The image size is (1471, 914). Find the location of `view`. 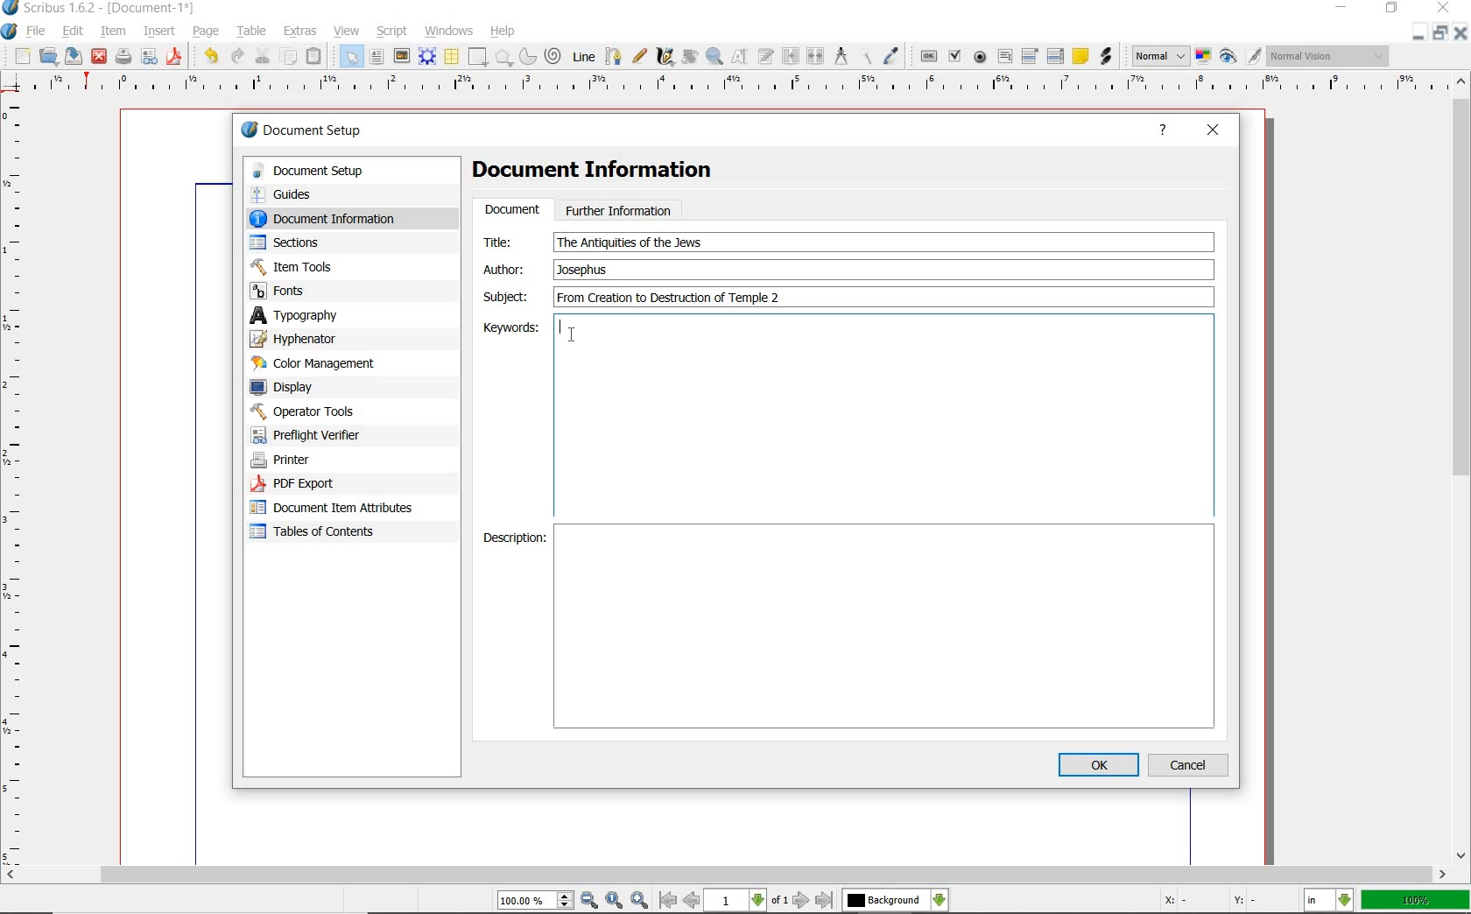

view is located at coordinates (346, 31).